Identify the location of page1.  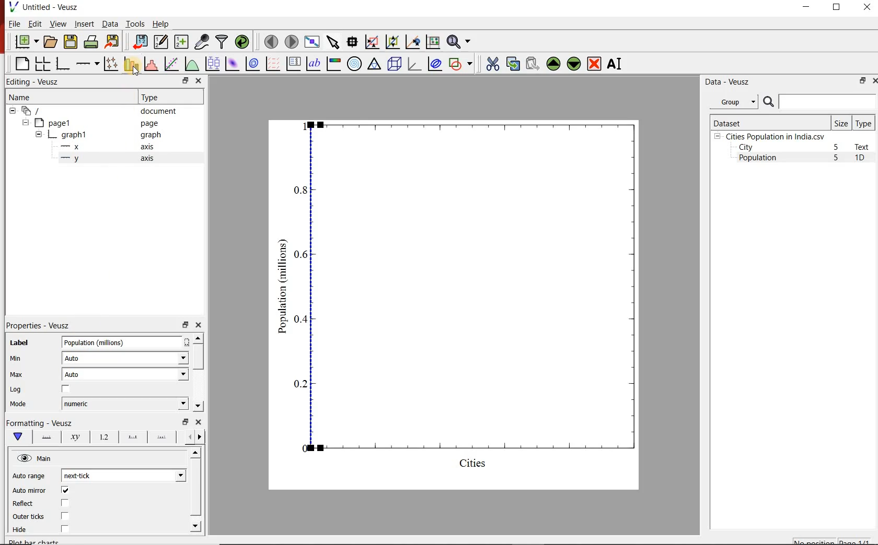
(94, 123).